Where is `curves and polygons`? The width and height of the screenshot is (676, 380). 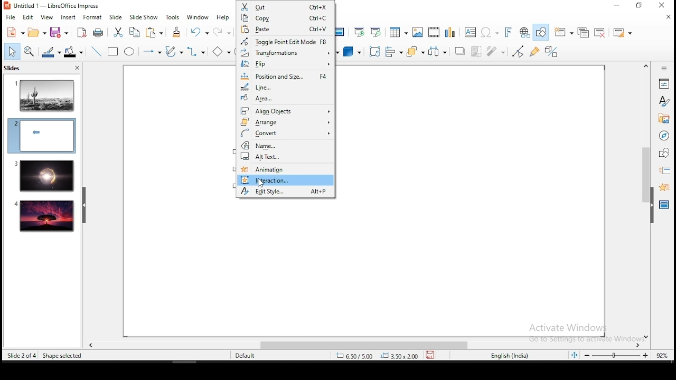
curves and polygons is located at coordinates (173, 52).